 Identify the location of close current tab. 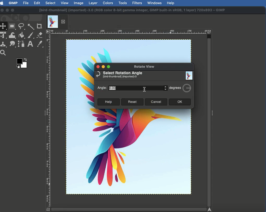
(64, 22).